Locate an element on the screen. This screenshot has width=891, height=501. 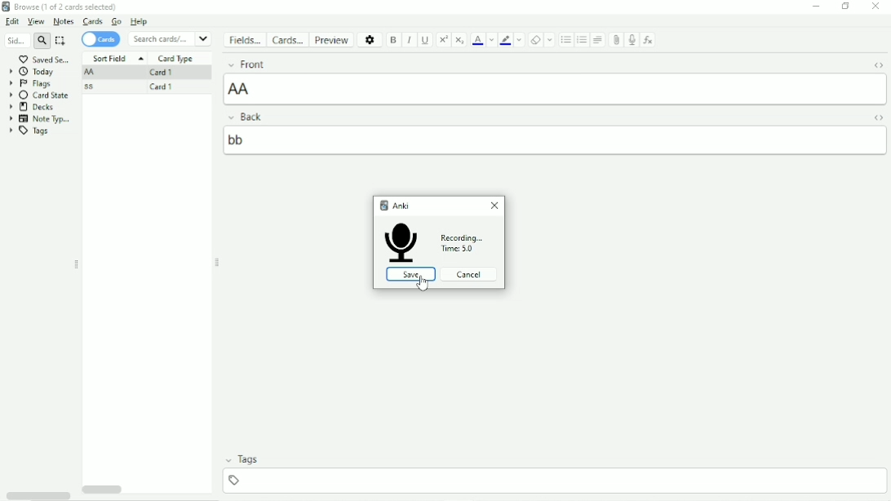
Resize is located at coordinates (218, 263).